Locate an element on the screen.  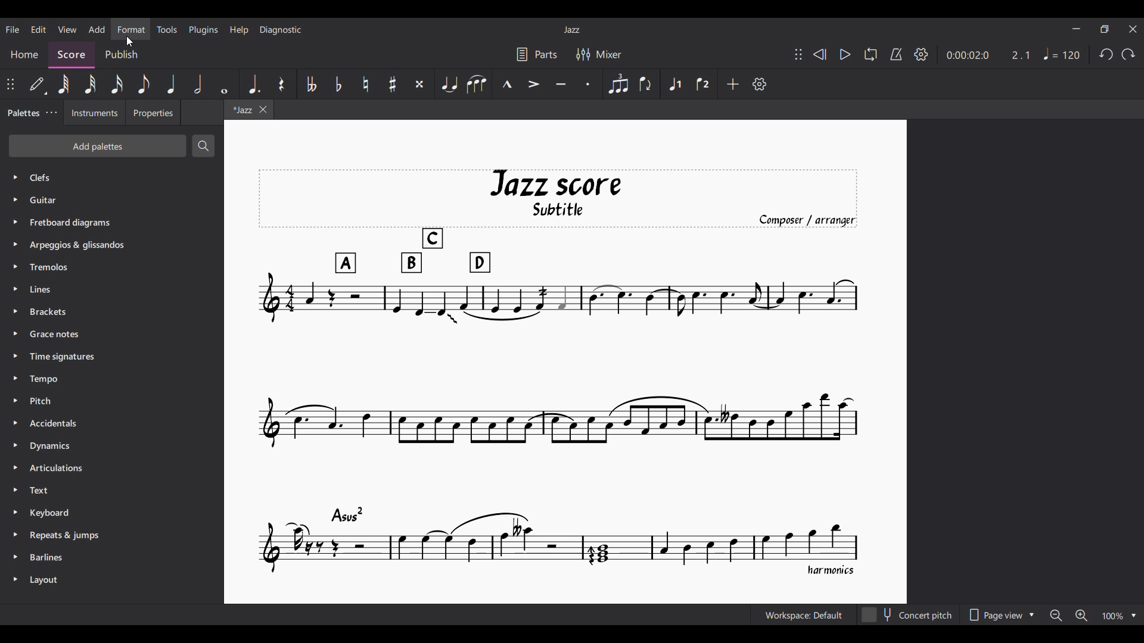
Staccato is located at coordinates (589, 84).